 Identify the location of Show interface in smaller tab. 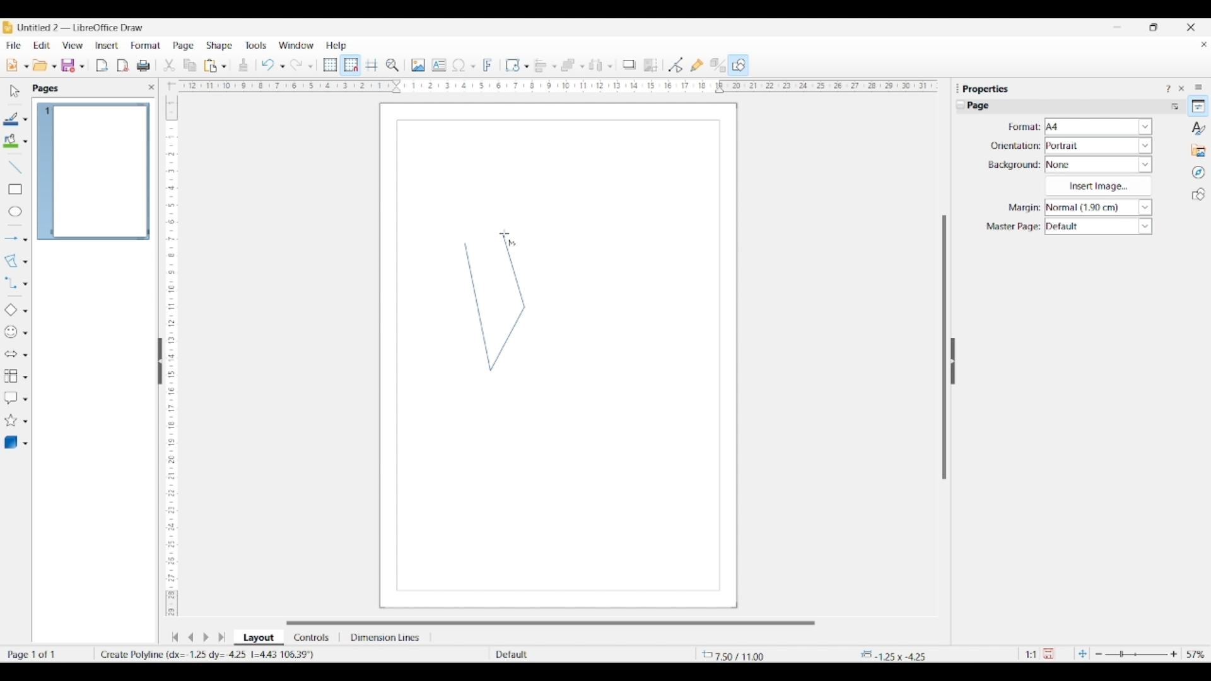
(1153, 27).